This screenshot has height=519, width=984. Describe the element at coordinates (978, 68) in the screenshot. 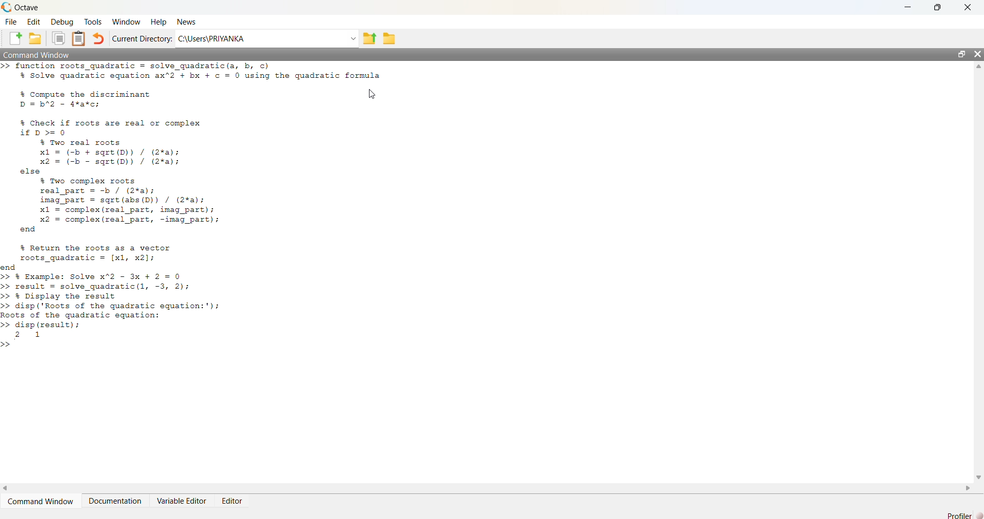

I see `Up` at that location.